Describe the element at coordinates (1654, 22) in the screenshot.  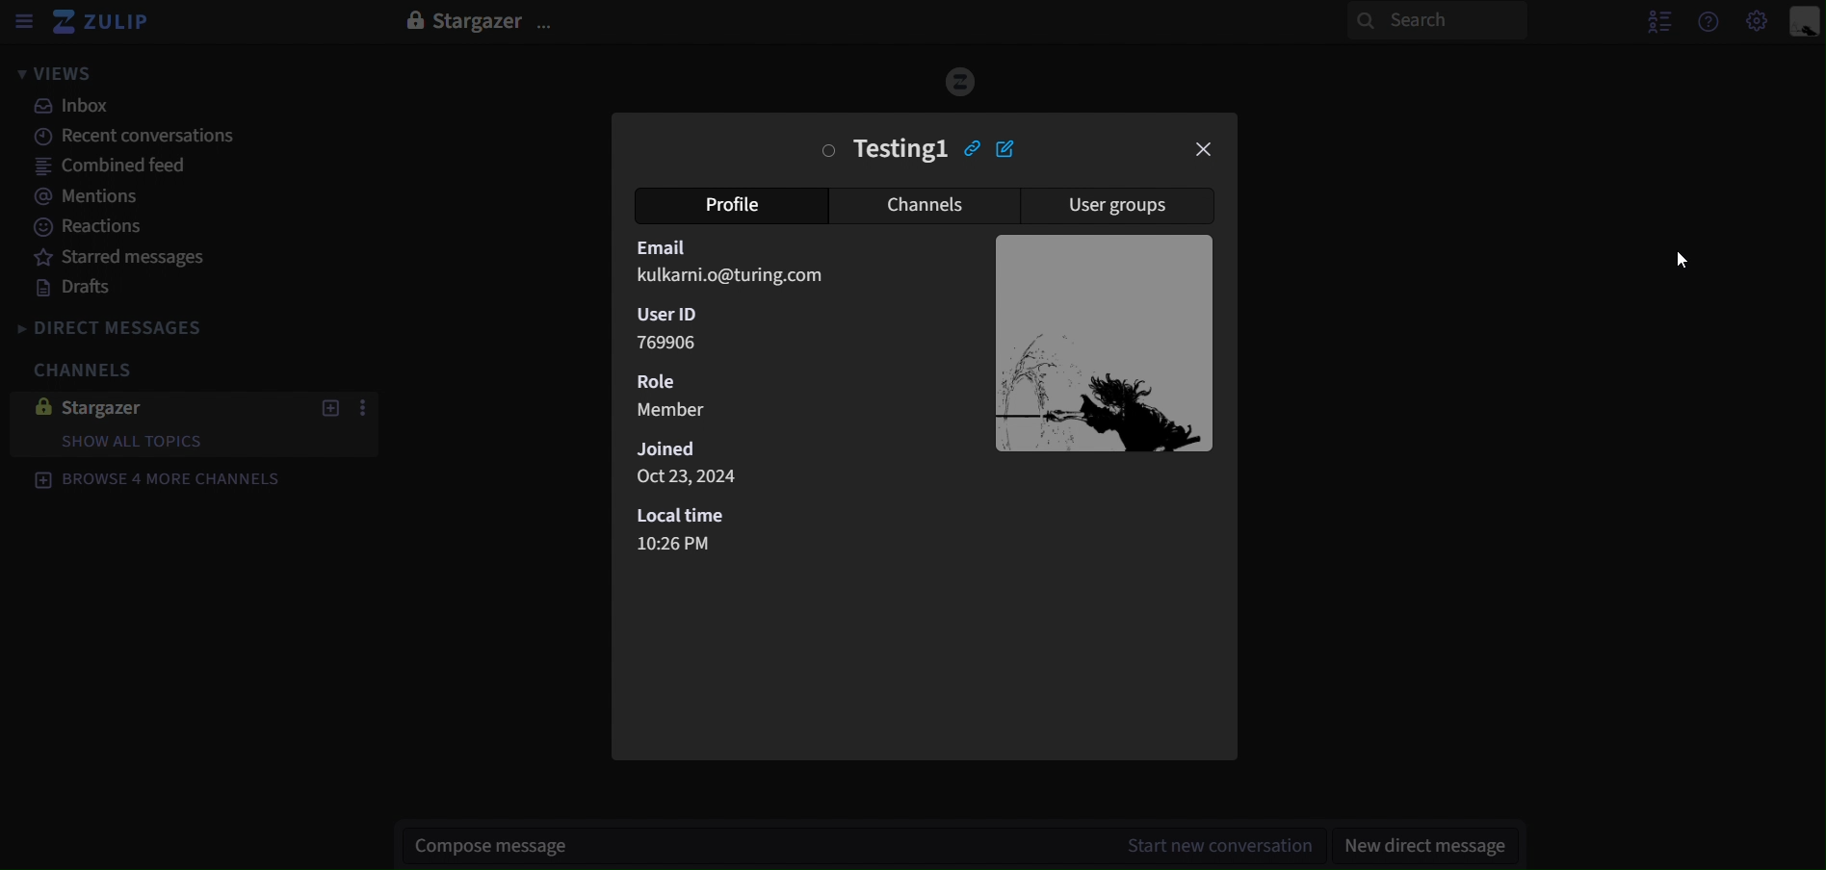
I see `hide user list` at that location.